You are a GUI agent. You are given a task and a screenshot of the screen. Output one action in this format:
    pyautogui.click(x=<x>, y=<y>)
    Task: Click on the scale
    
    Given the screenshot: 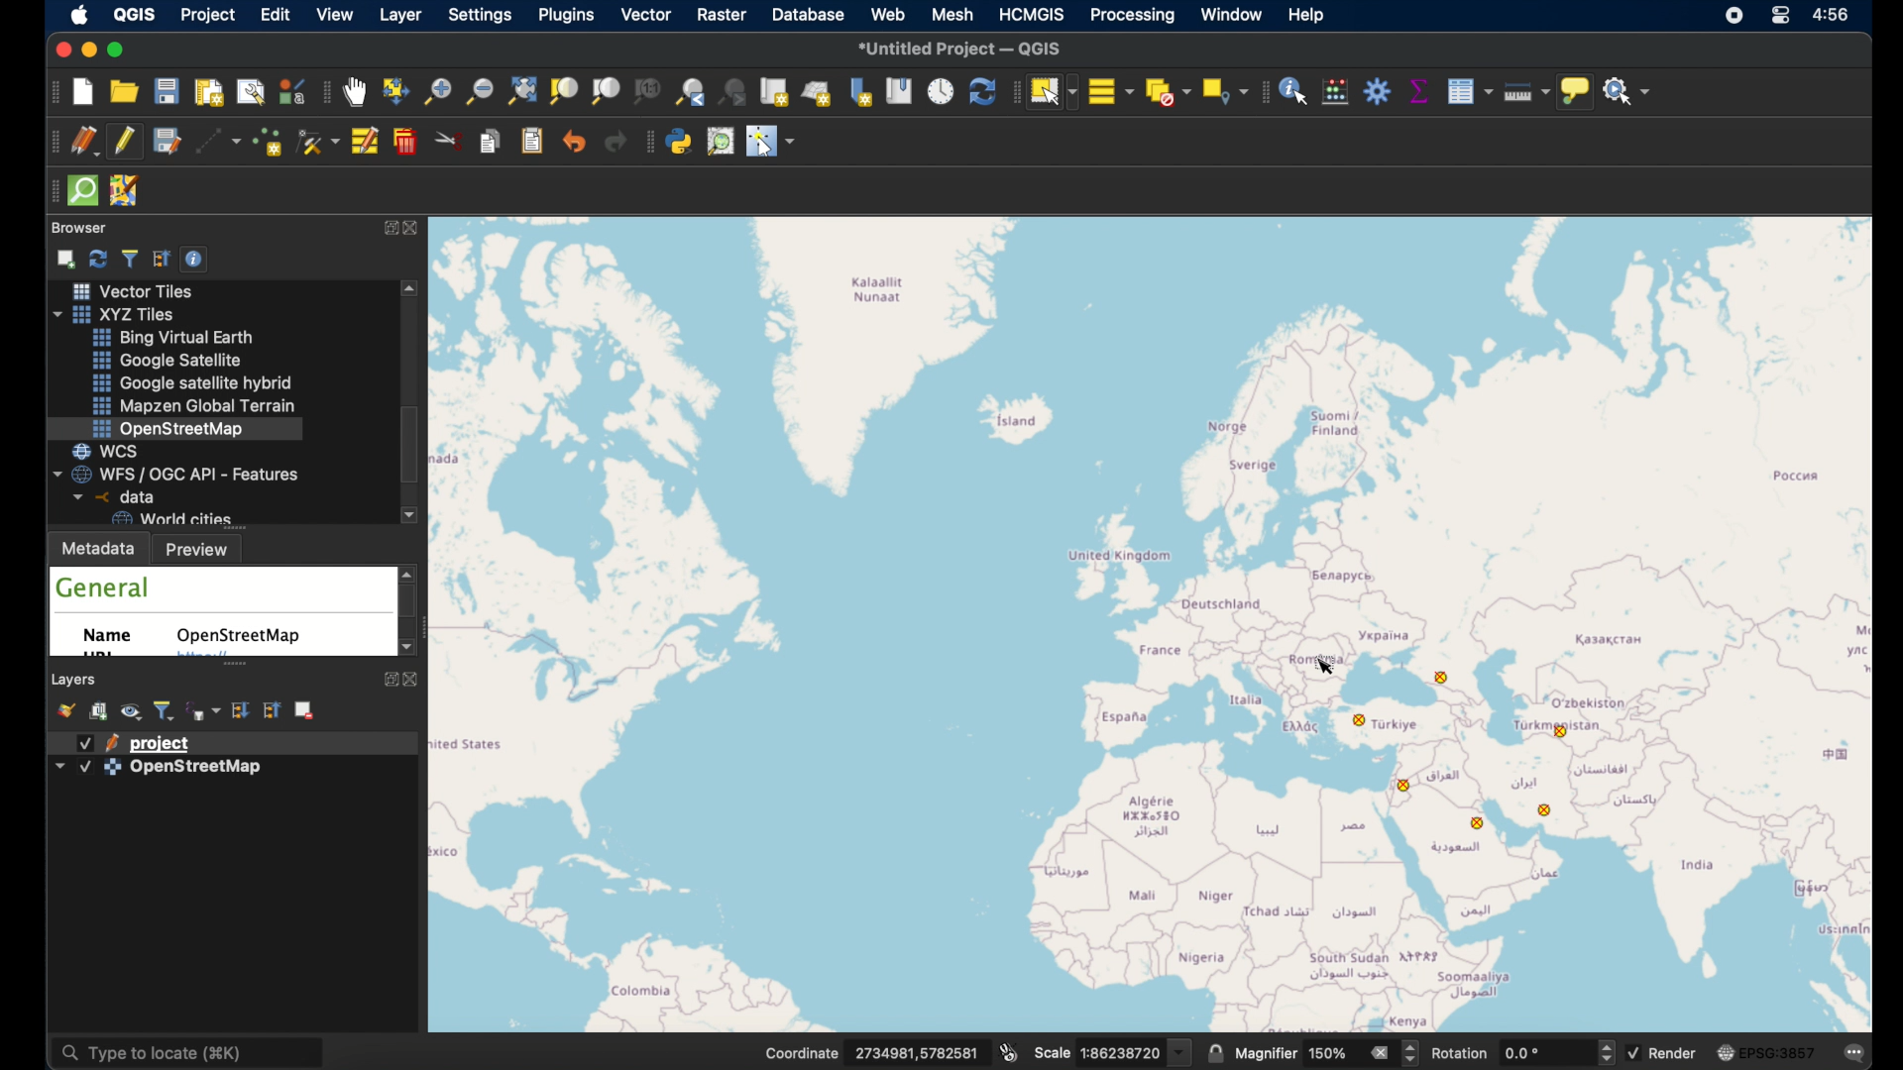 What is the action you would take?
    pyautogui.click(x=1051, y=1055)
    